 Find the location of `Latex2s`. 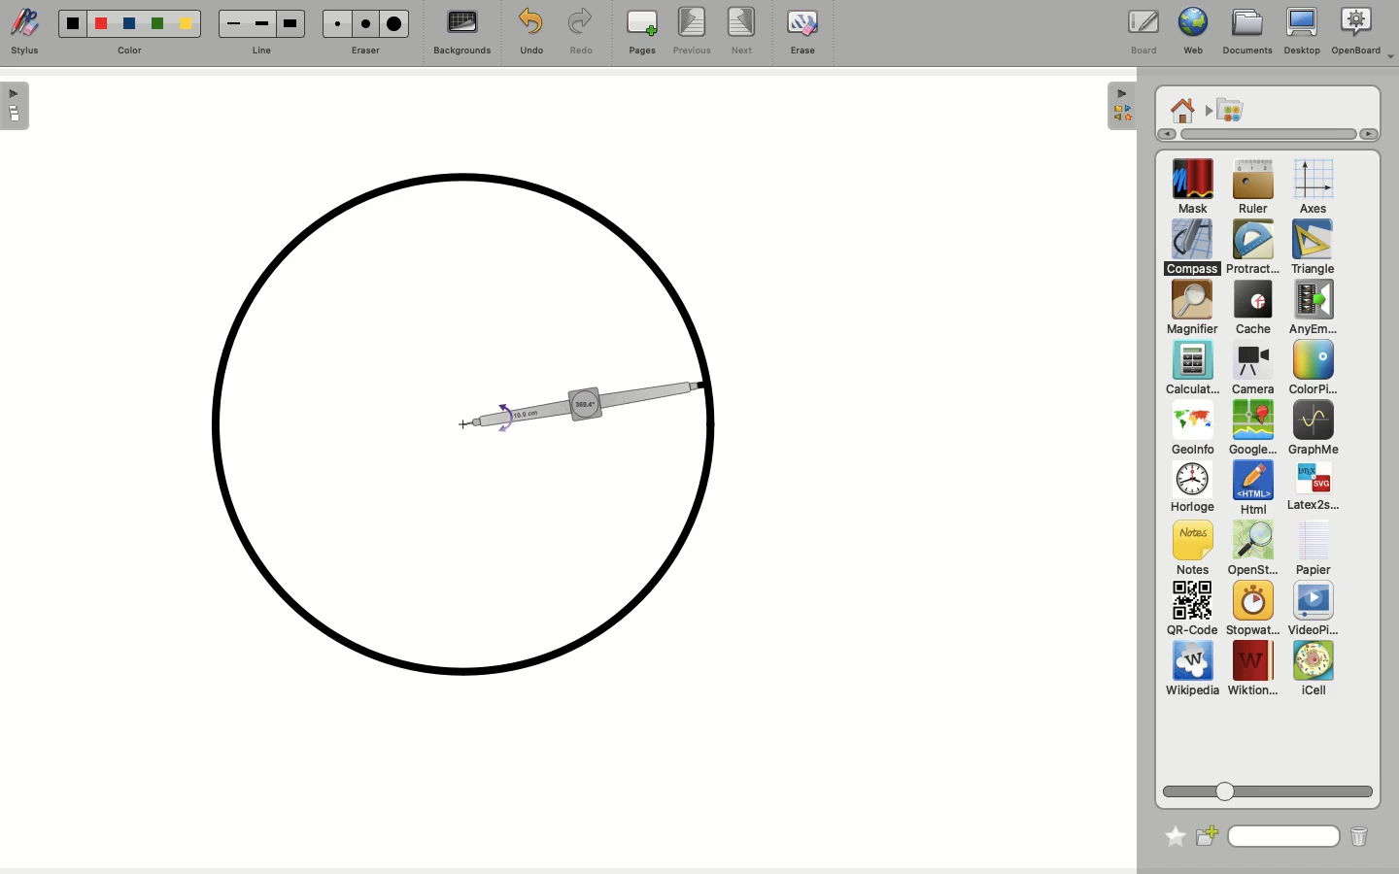

Latex2s is located at coordinates (1314, 487).